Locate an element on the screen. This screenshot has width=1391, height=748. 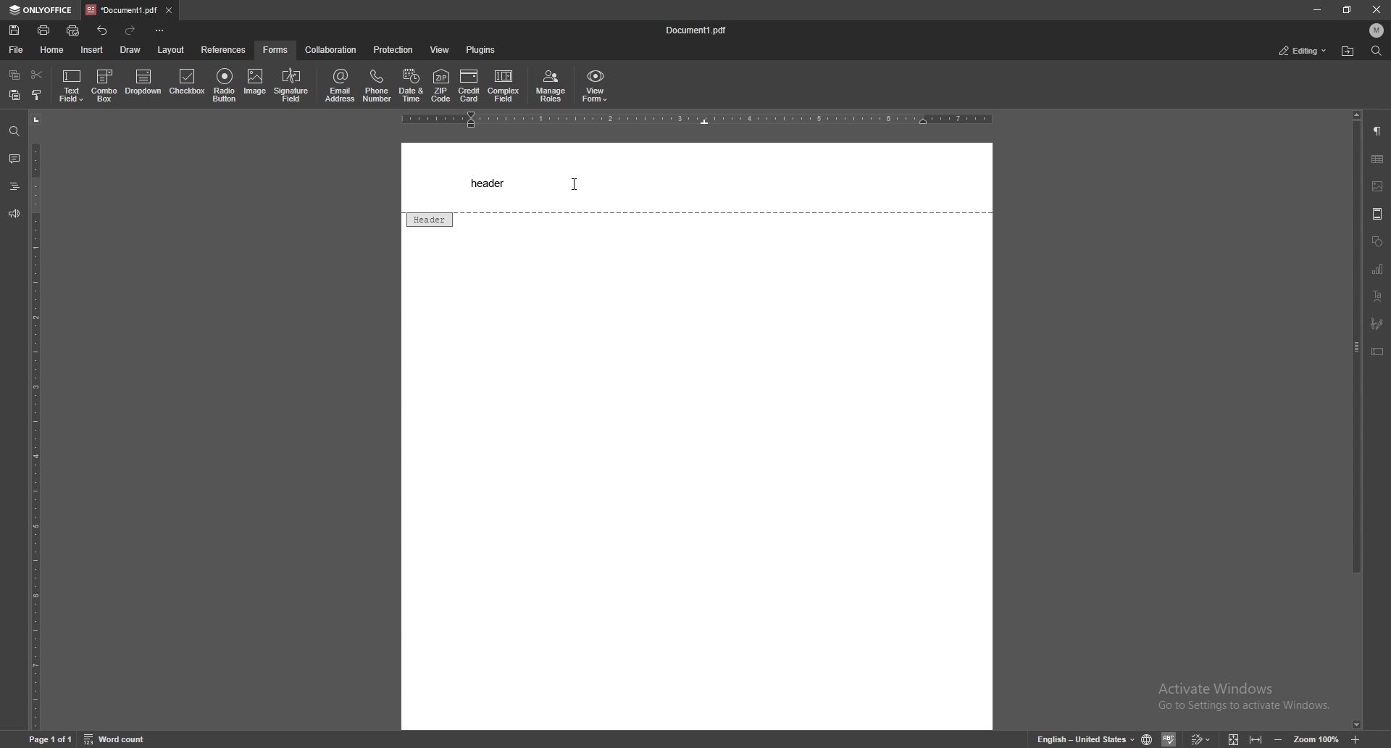
draw is located at coordinates (130, 49).